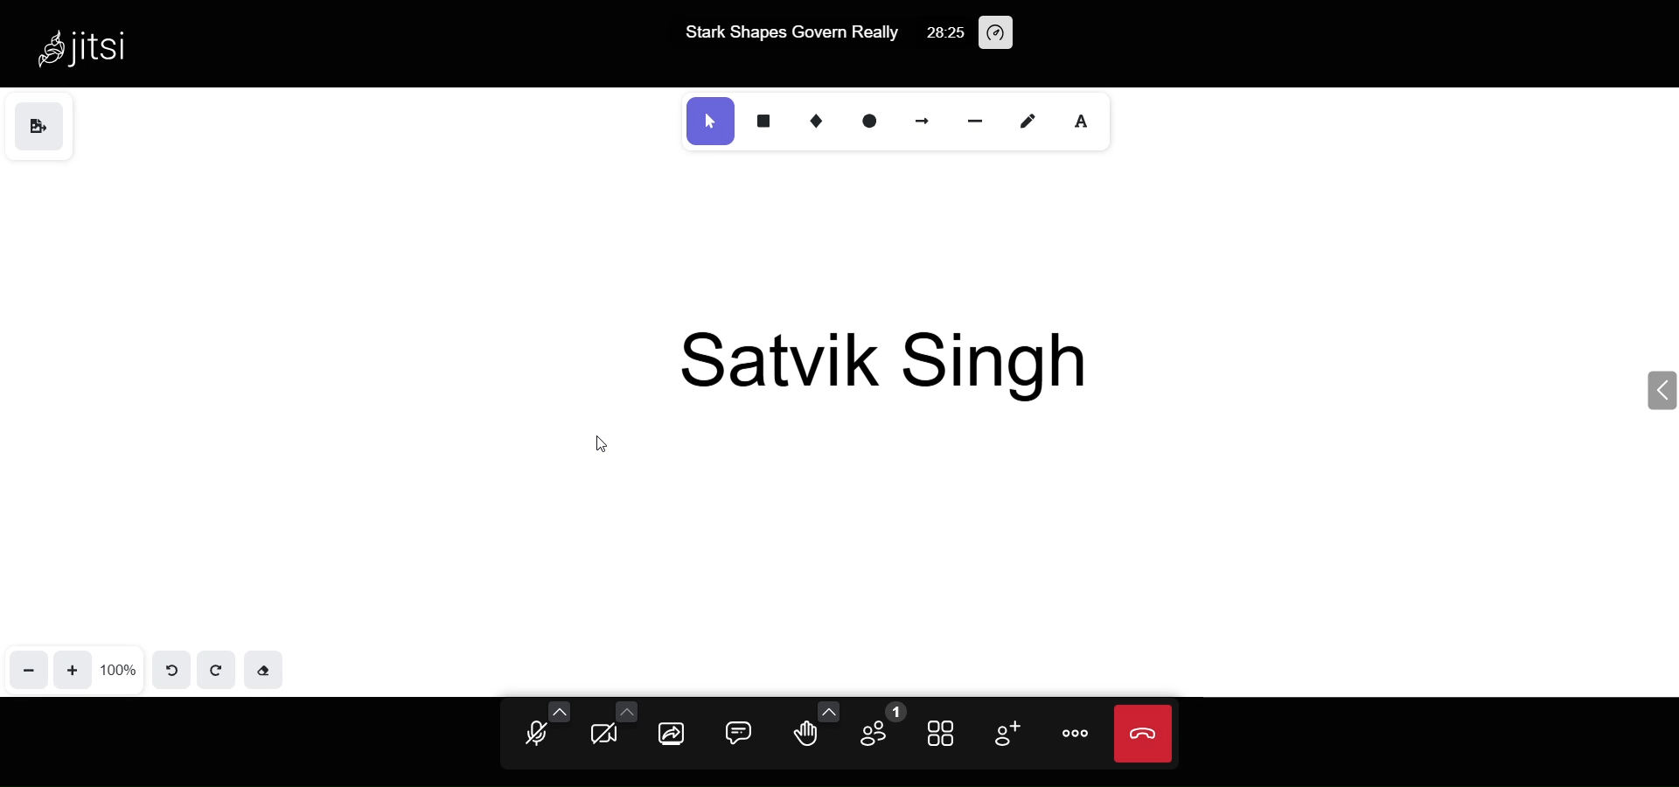  Describe the element at coordinates (975, 119) in the screenshot. I see `line` at that location.